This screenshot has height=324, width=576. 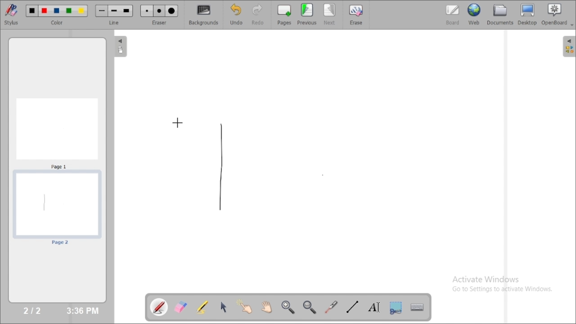 I want to click on pages, so click(x=284, y=14).